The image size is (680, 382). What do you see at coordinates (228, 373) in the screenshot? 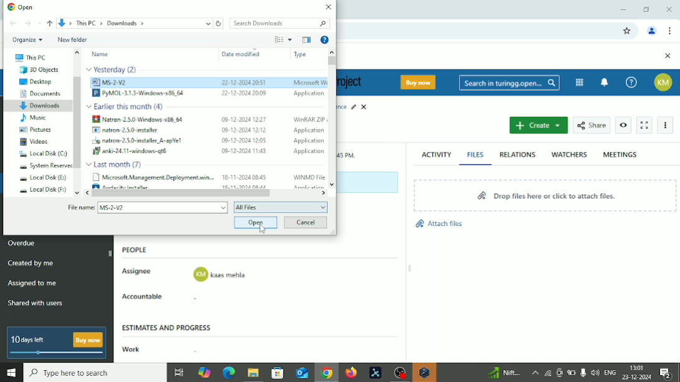
I see `Microsoft edge` at bounding box center [228, 373].